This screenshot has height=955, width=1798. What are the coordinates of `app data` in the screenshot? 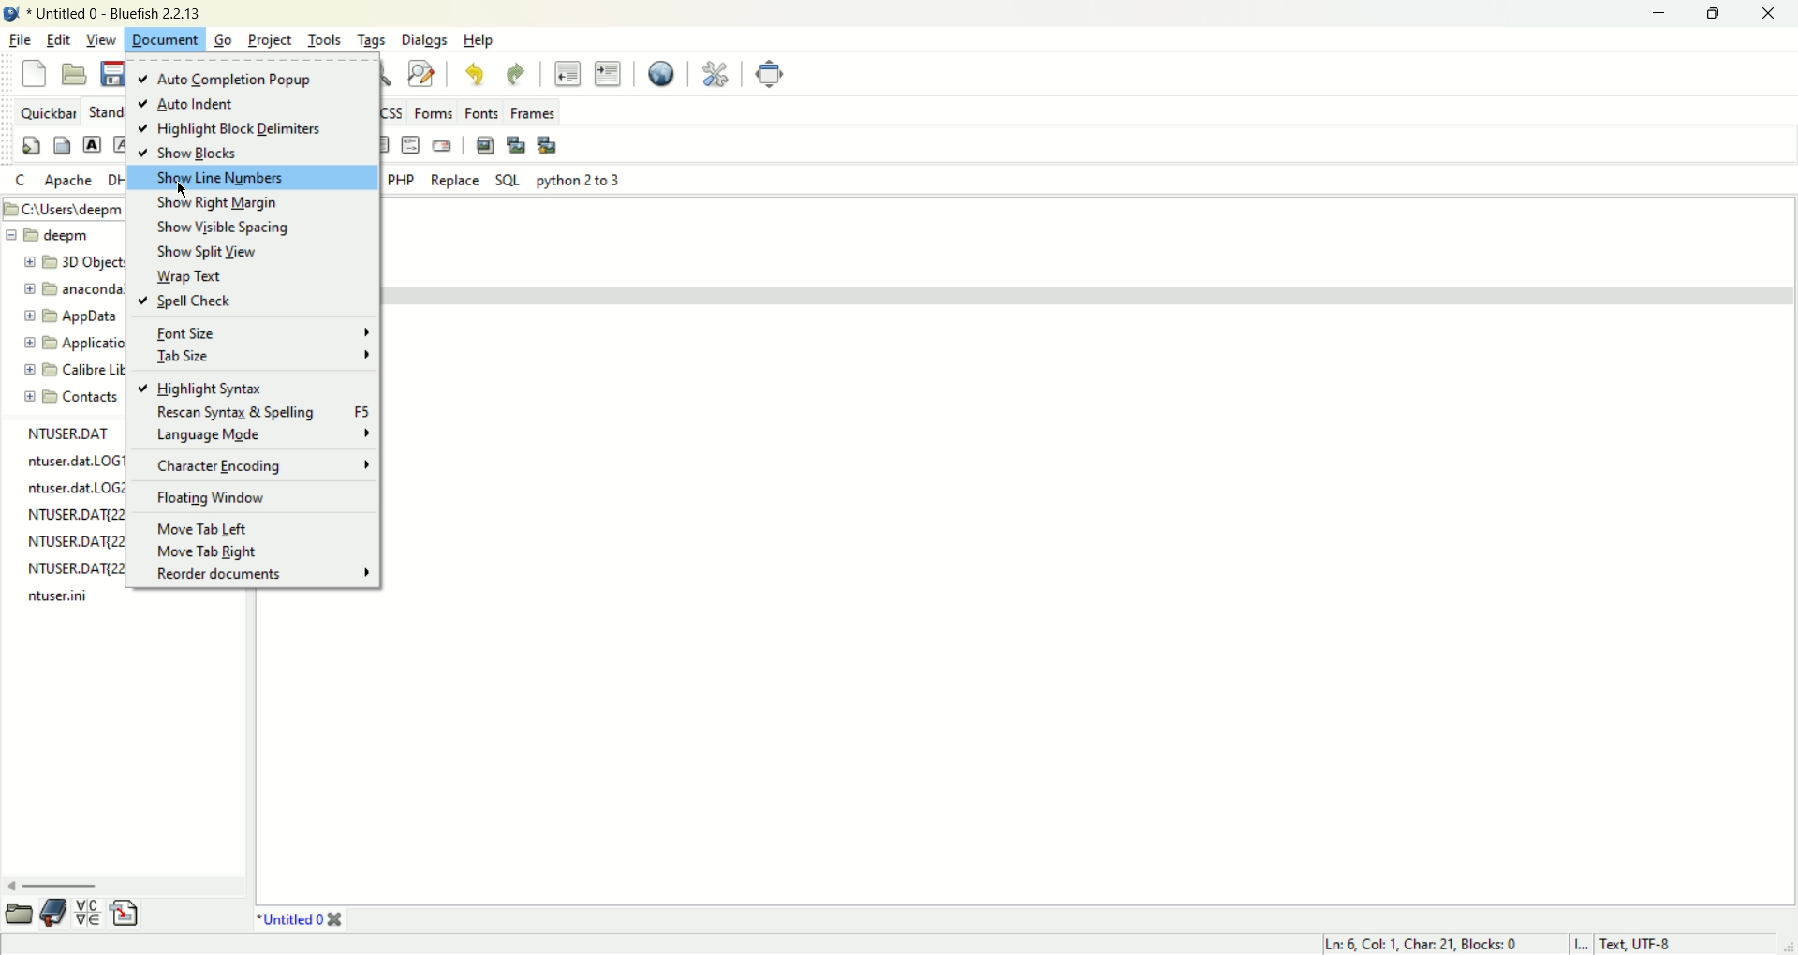 It's located at (71, 316).